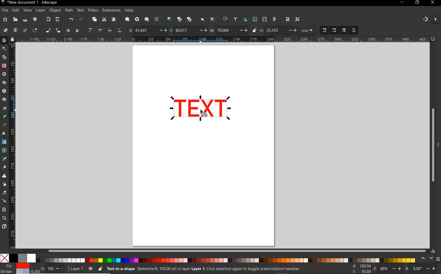 Image resolution: width=441 pixels, height=274 pixels. I want to click on eraser tool, so click(4, 193).